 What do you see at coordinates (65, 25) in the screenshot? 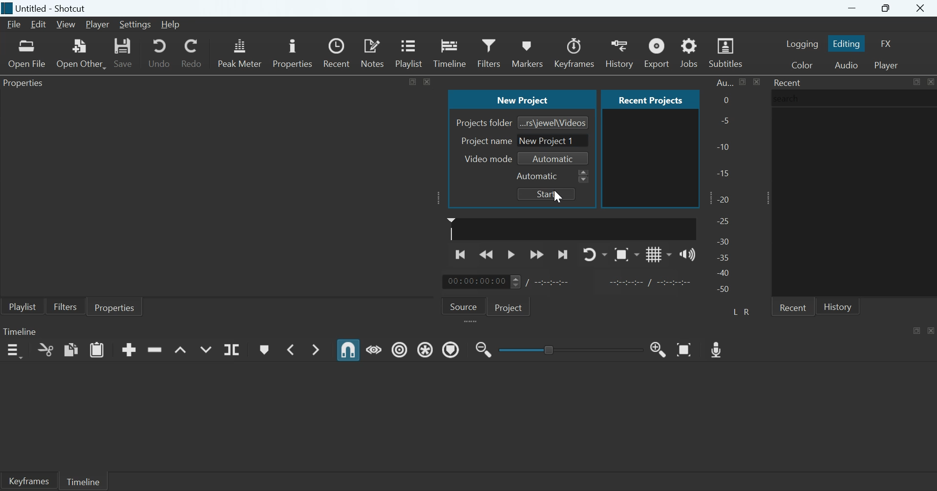
I see `View` at bounding box center [65, 25].